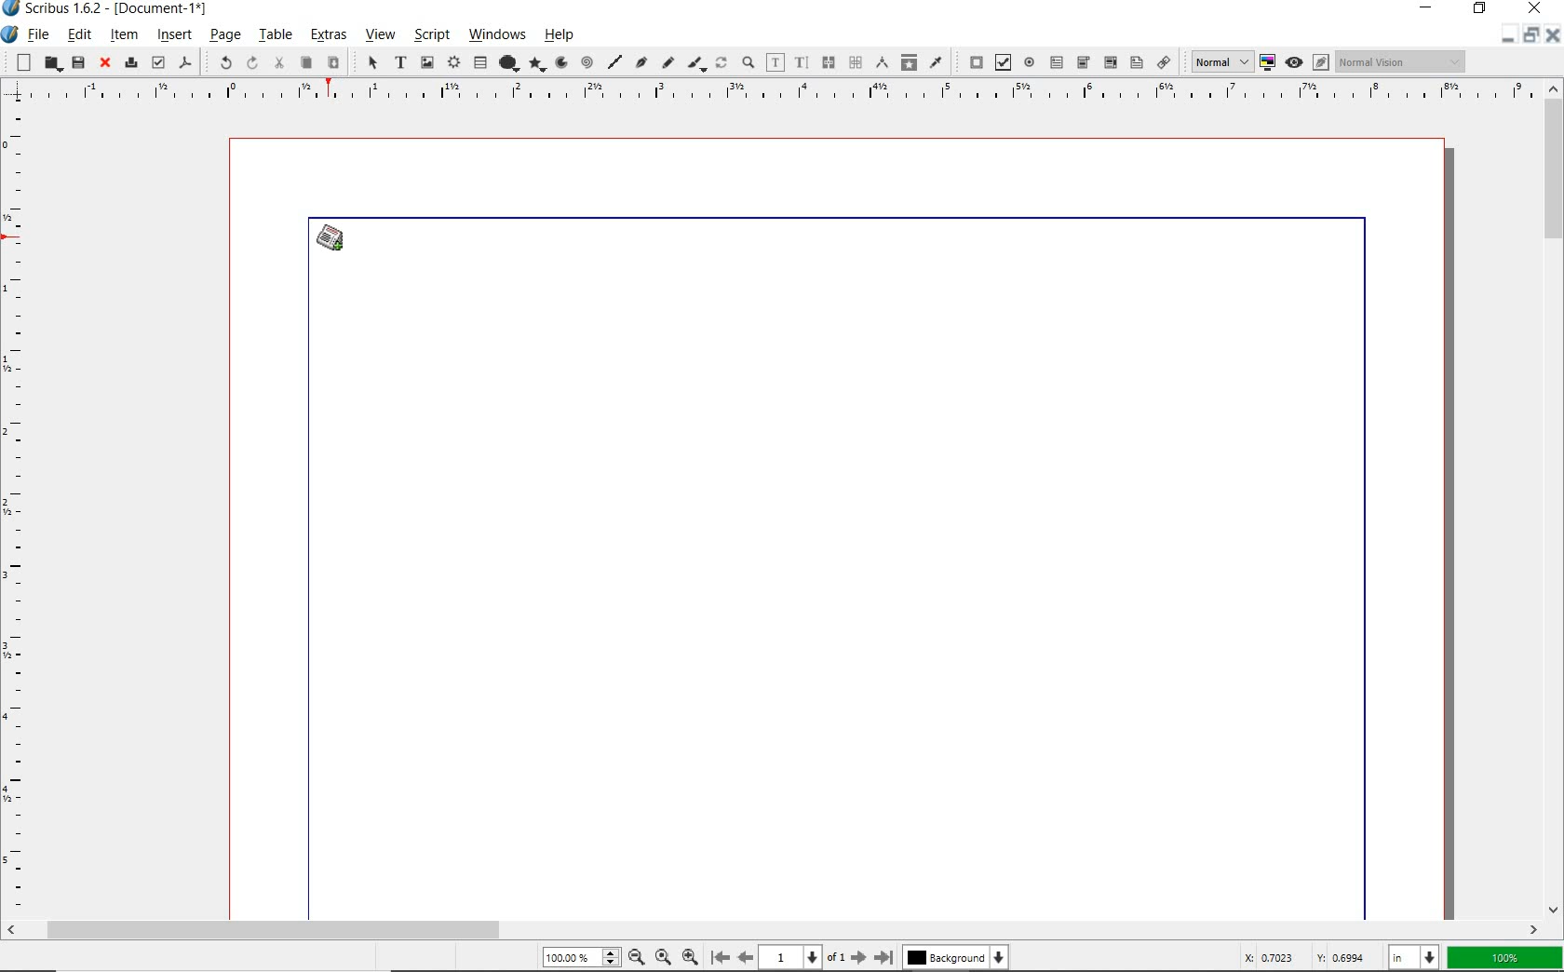  I want to click on copy, so click(307, 62).